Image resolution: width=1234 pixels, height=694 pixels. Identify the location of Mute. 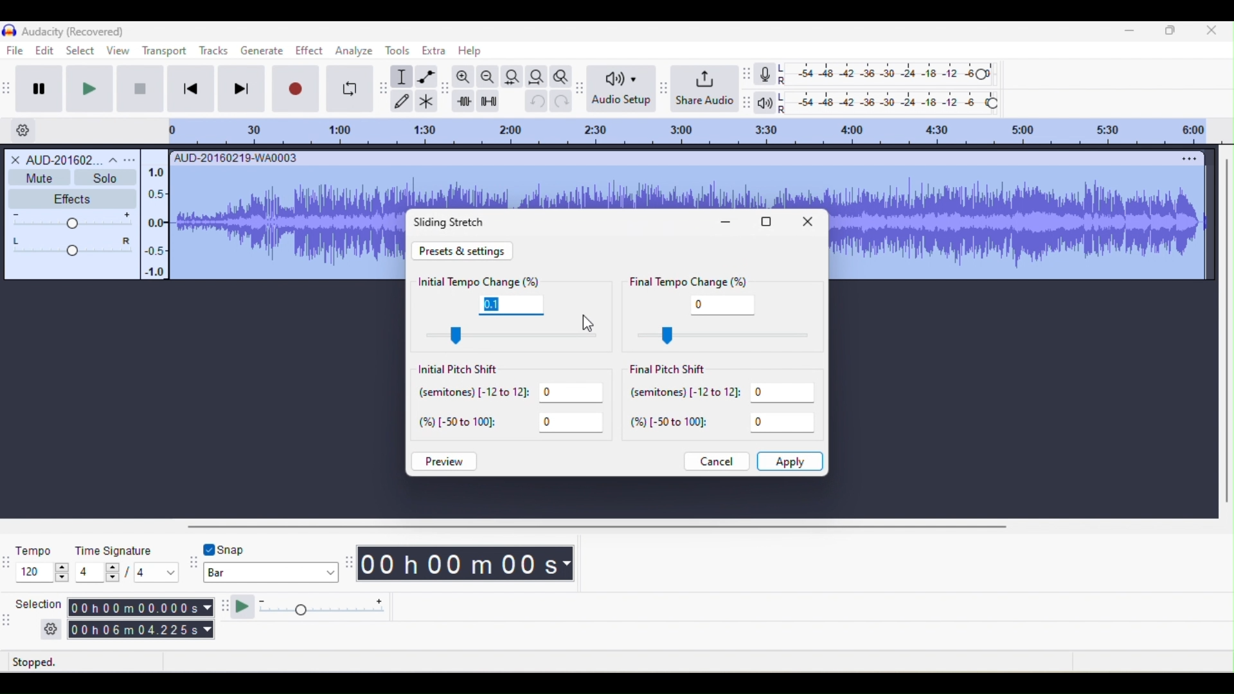
(38, 177).